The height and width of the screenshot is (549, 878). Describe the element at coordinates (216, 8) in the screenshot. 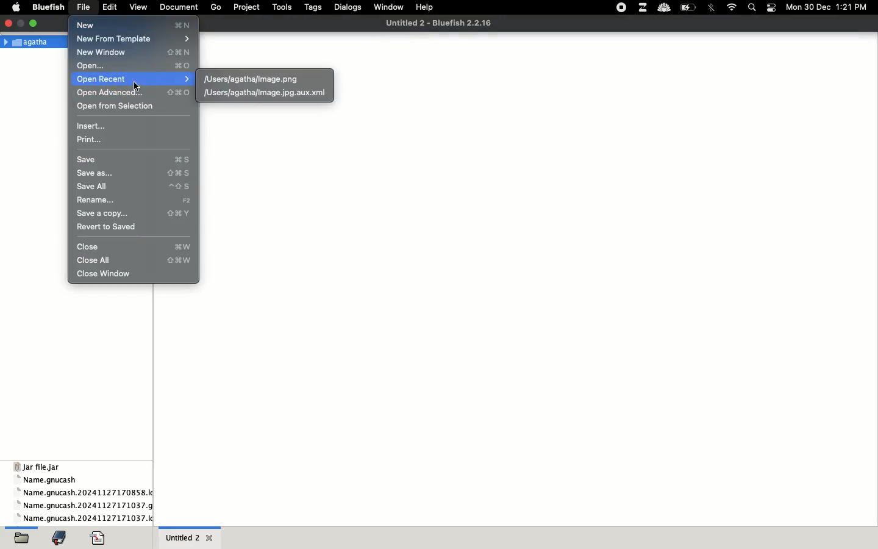

I see `go` at that location.